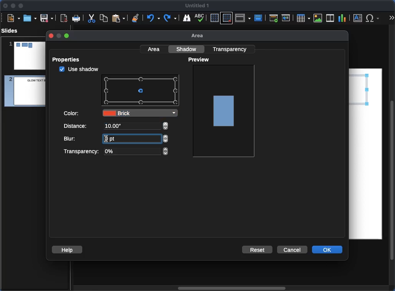 This screenshot has width=395, height=291. What do you see at coordinates (50, 36) in the screenshot?
I see `close` at bounding box center [50, 36].